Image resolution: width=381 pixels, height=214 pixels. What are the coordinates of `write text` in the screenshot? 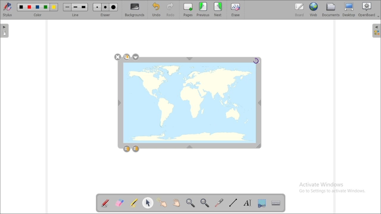 It's located at (248, 203).